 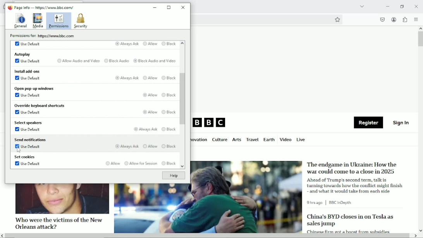 I want to click on Horizontal scrollbar, so click(x=208, y=236).